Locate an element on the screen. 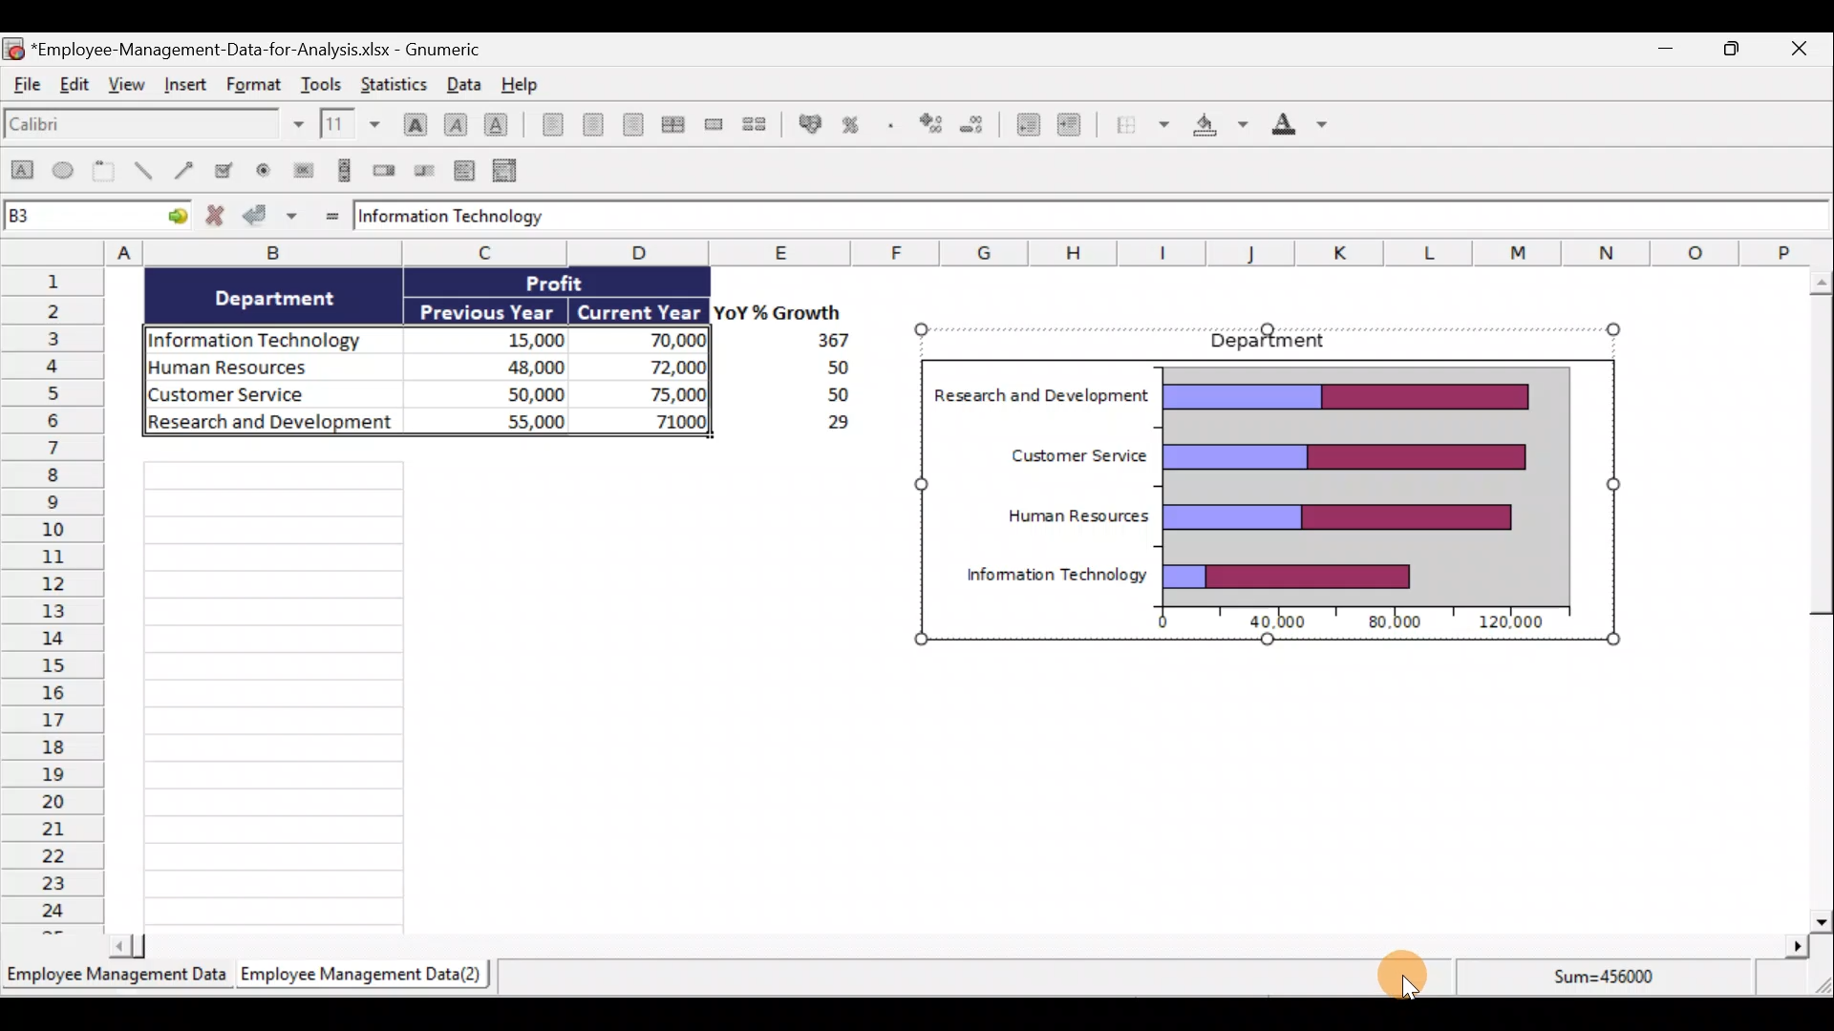 The height and width of the screenshot is (1031, 1834). Statistics is located at coordinates (394, 82).